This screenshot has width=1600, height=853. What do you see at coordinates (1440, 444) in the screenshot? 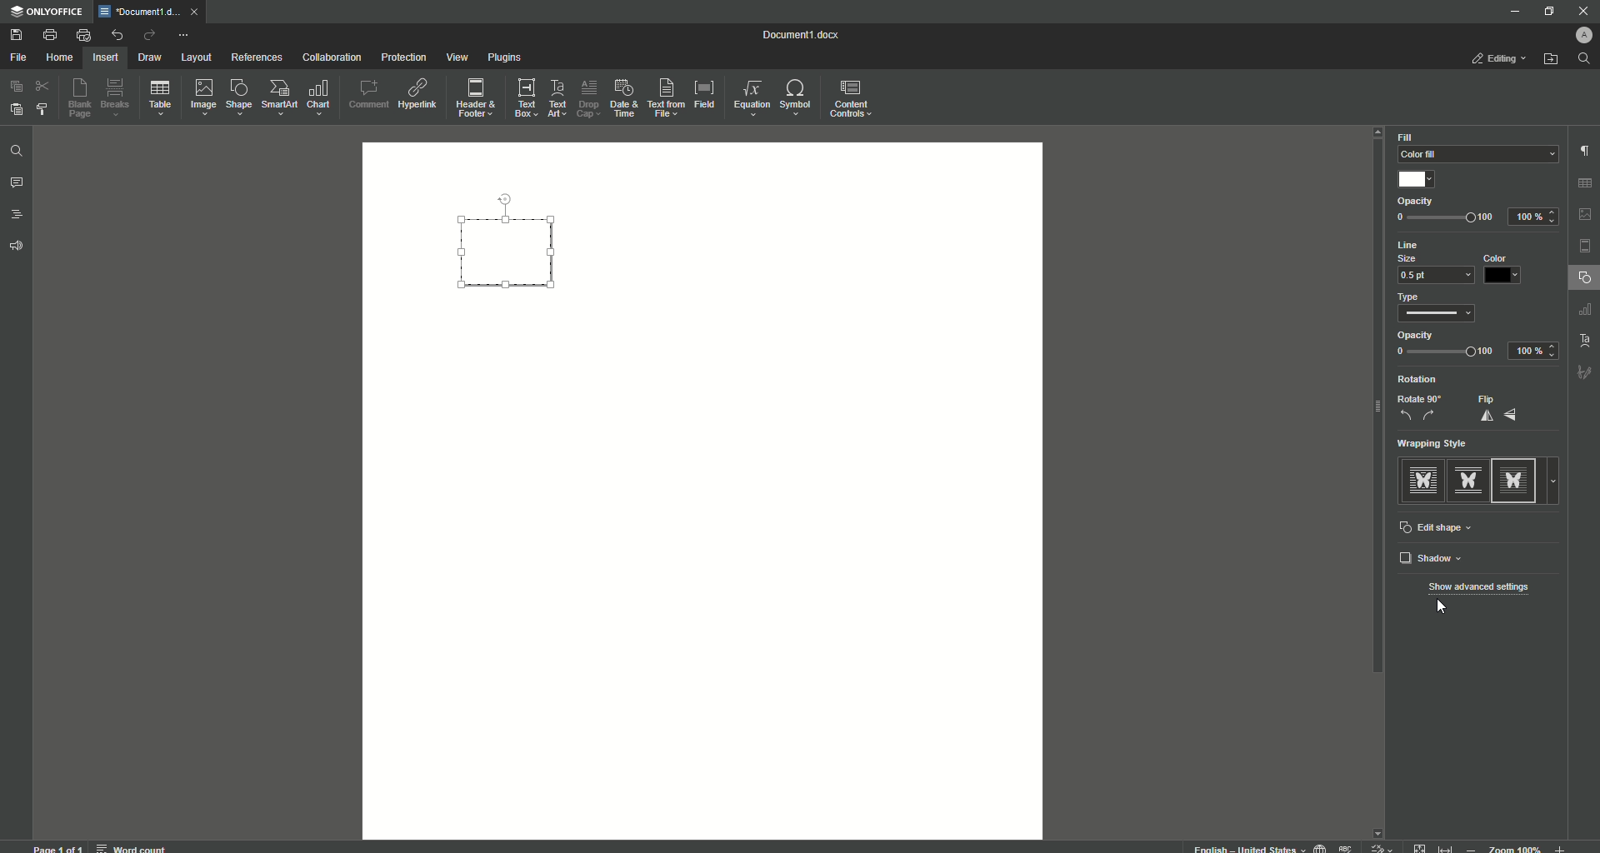
I see `Wrapping Style` at bounding box center [1440, 444].